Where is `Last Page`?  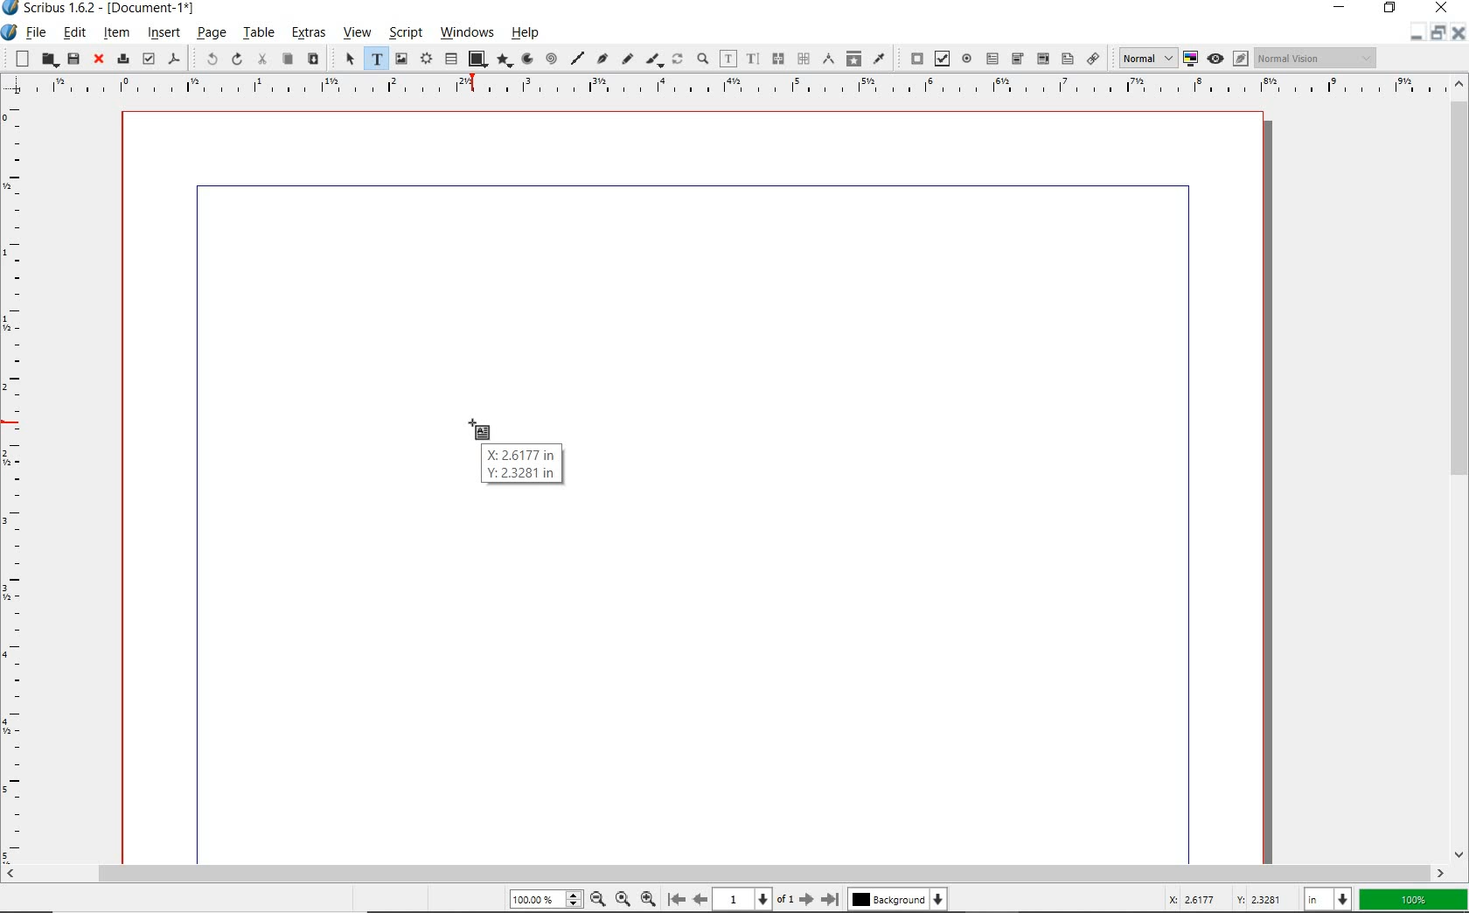 Last Page is located at coordinates (832, 899).